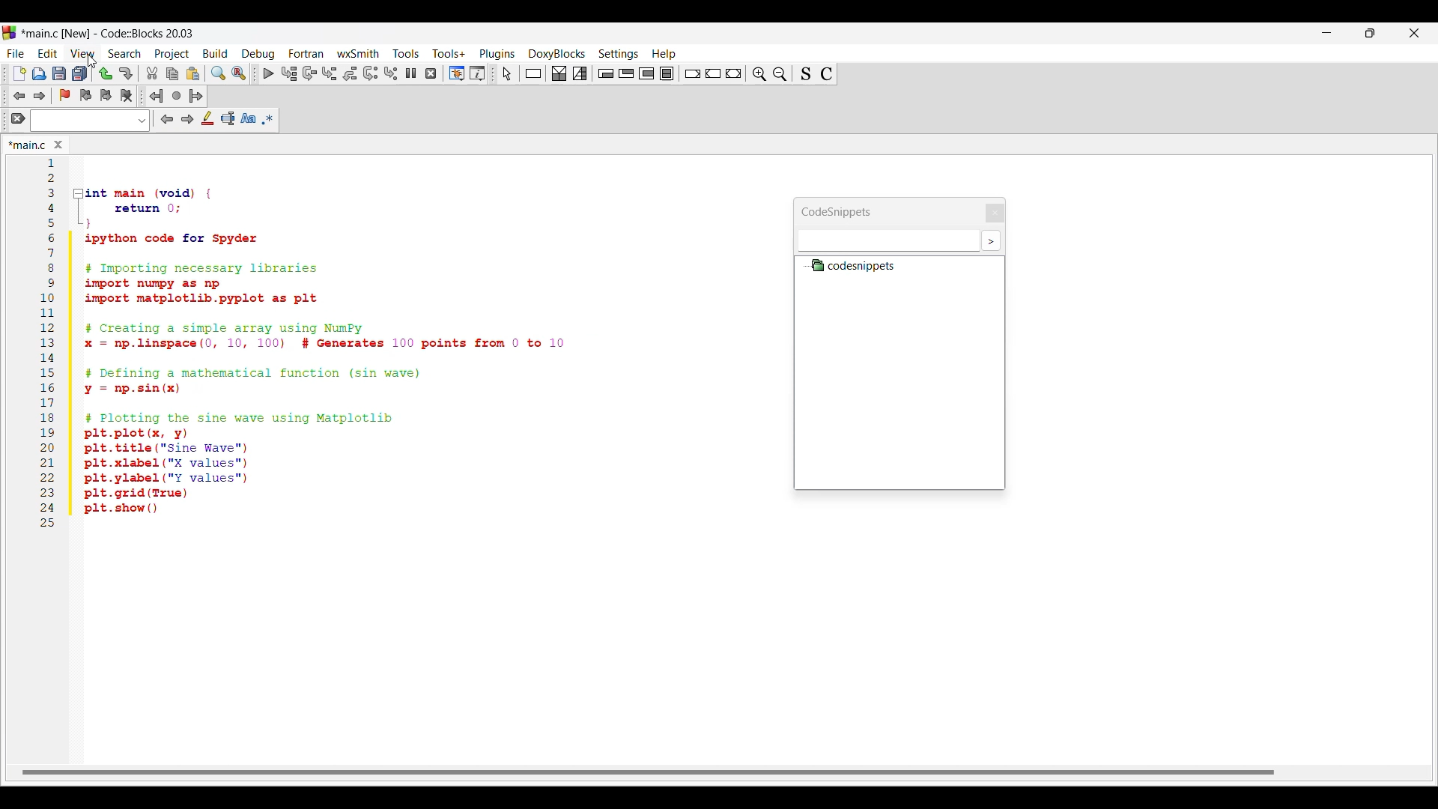 This screenshot has width=1438, height=809. What do you see at coordinates (39, 74) in the screenshot?
I see `Open` at bounding box center [39, 74].